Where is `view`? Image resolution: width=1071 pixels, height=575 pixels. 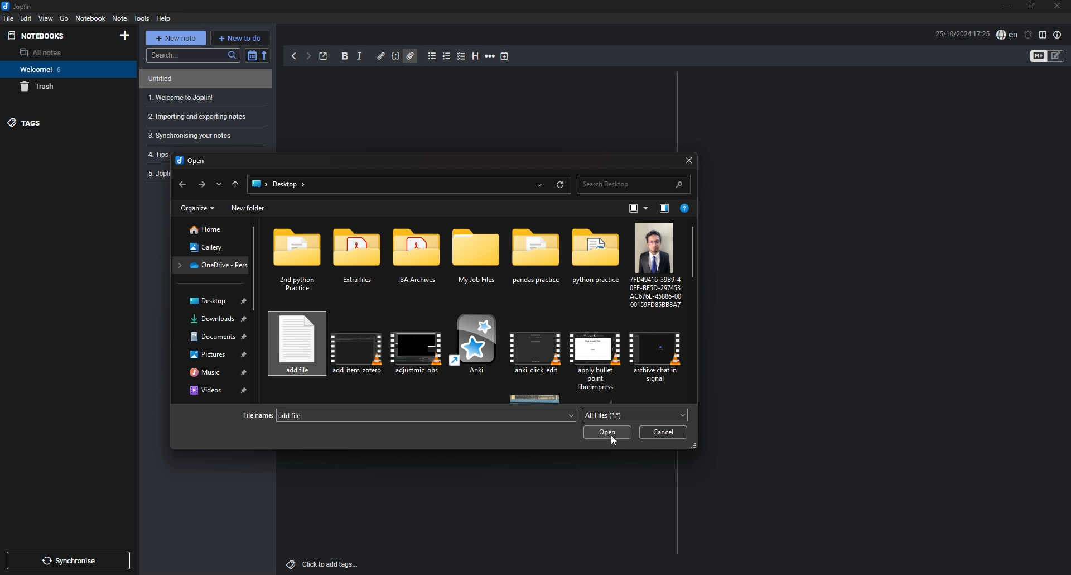 view is located at coordinates (46, 18).